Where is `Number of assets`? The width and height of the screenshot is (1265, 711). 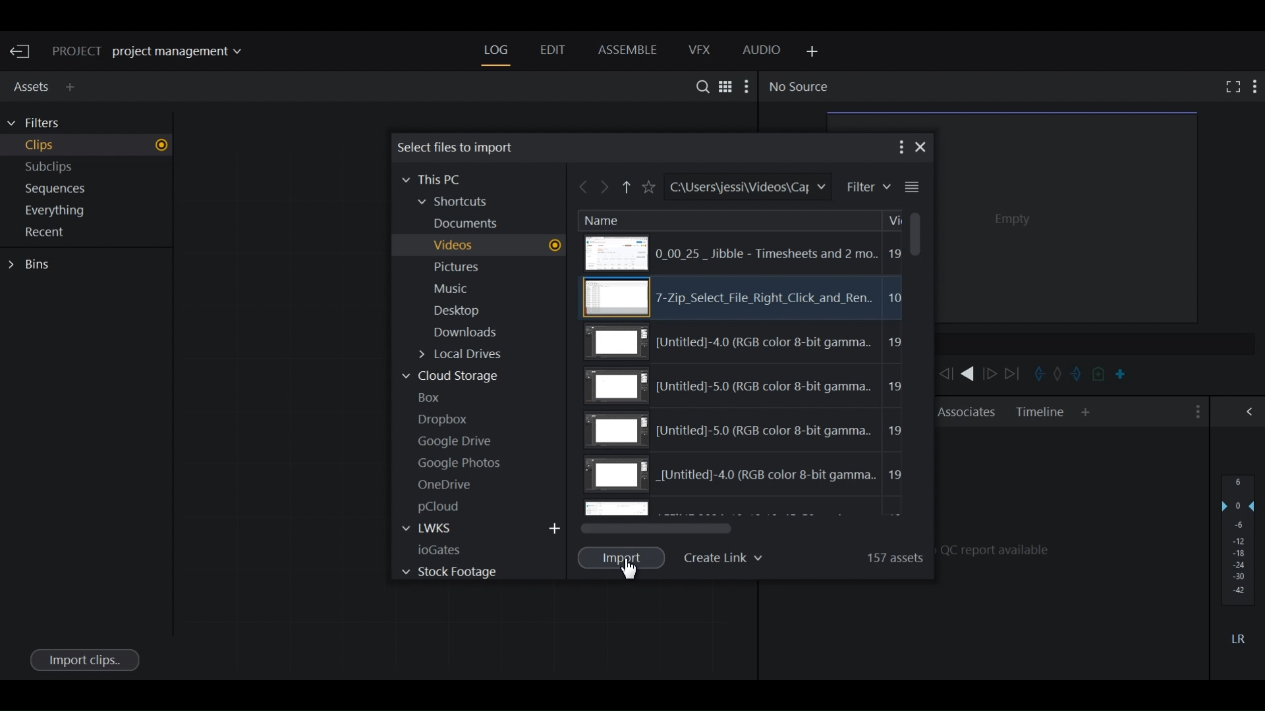
Number of assets is located at coordinates (891, 556).